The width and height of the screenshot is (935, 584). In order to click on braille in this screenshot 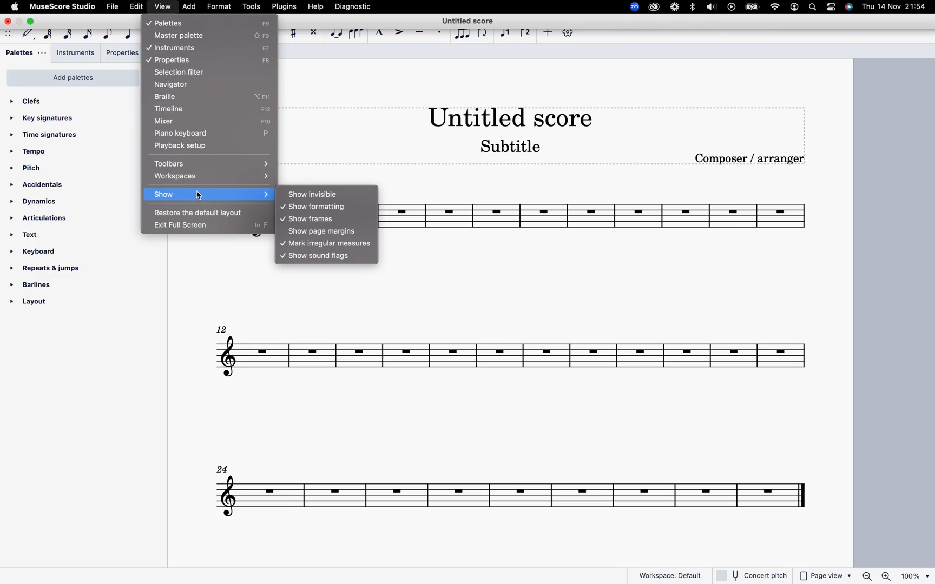, I will do `click(197, 97)`.